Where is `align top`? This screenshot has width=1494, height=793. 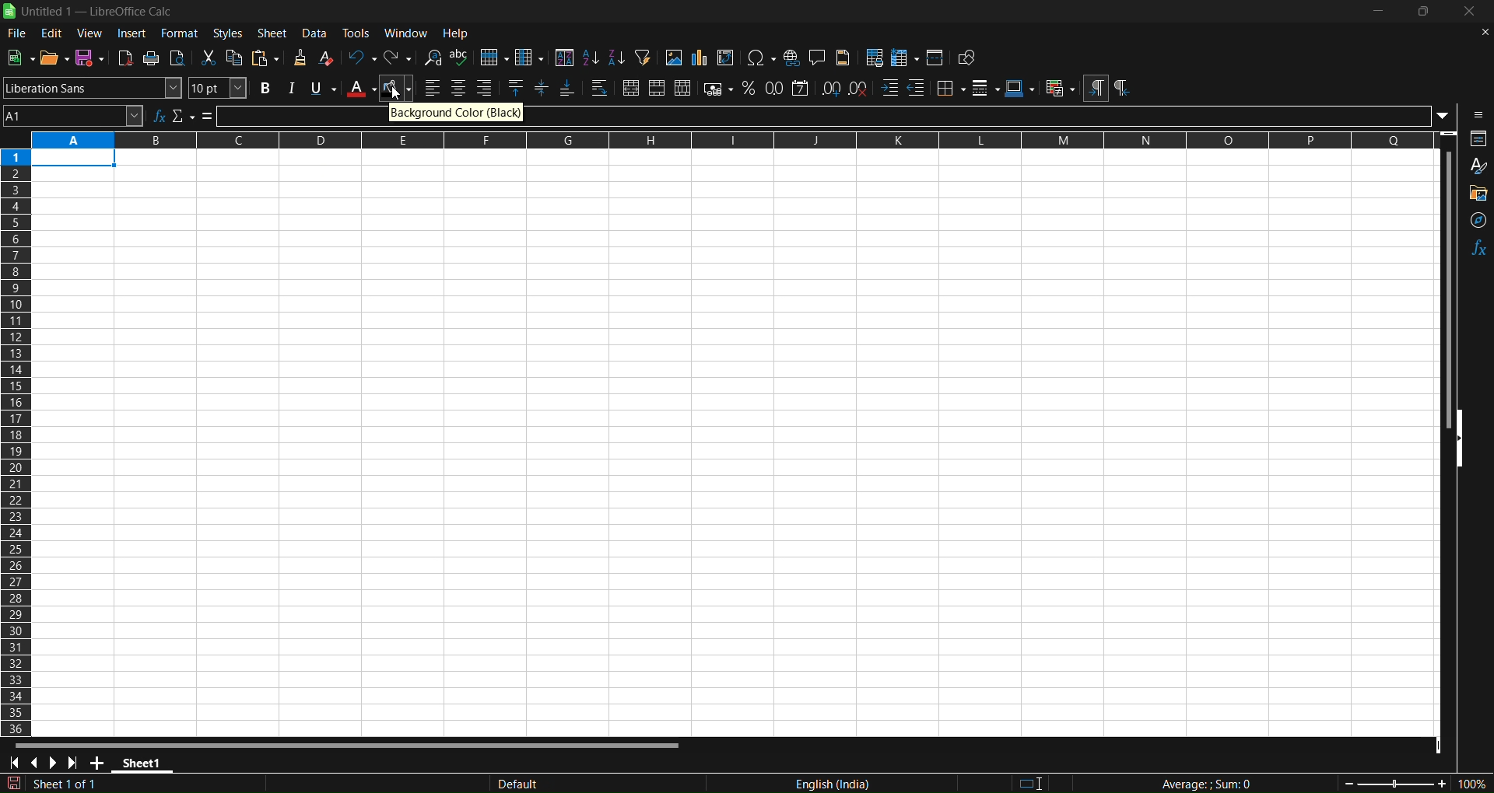 align top is located at coordinates (516, 87).